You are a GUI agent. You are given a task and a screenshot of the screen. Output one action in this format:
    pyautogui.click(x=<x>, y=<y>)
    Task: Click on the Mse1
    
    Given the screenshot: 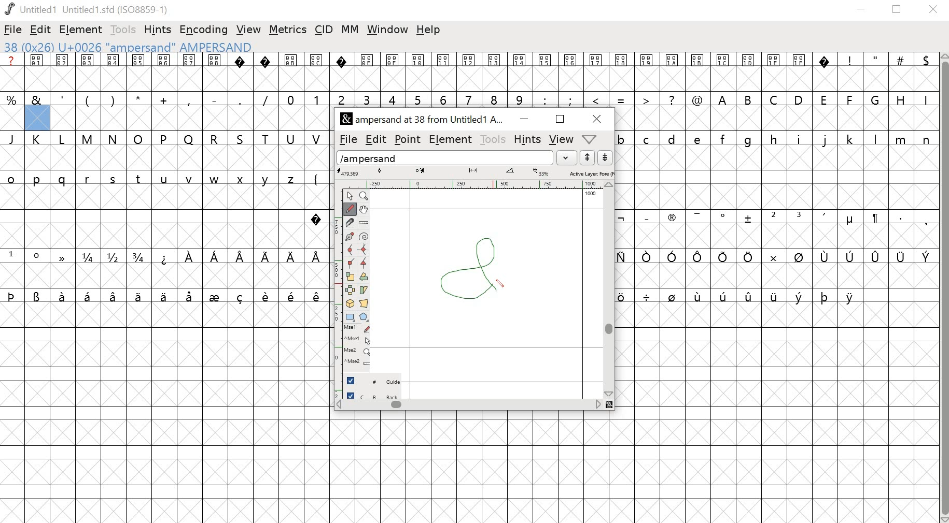 What is the action you would take?
    pyautogui.click(x=358, y=328)
    